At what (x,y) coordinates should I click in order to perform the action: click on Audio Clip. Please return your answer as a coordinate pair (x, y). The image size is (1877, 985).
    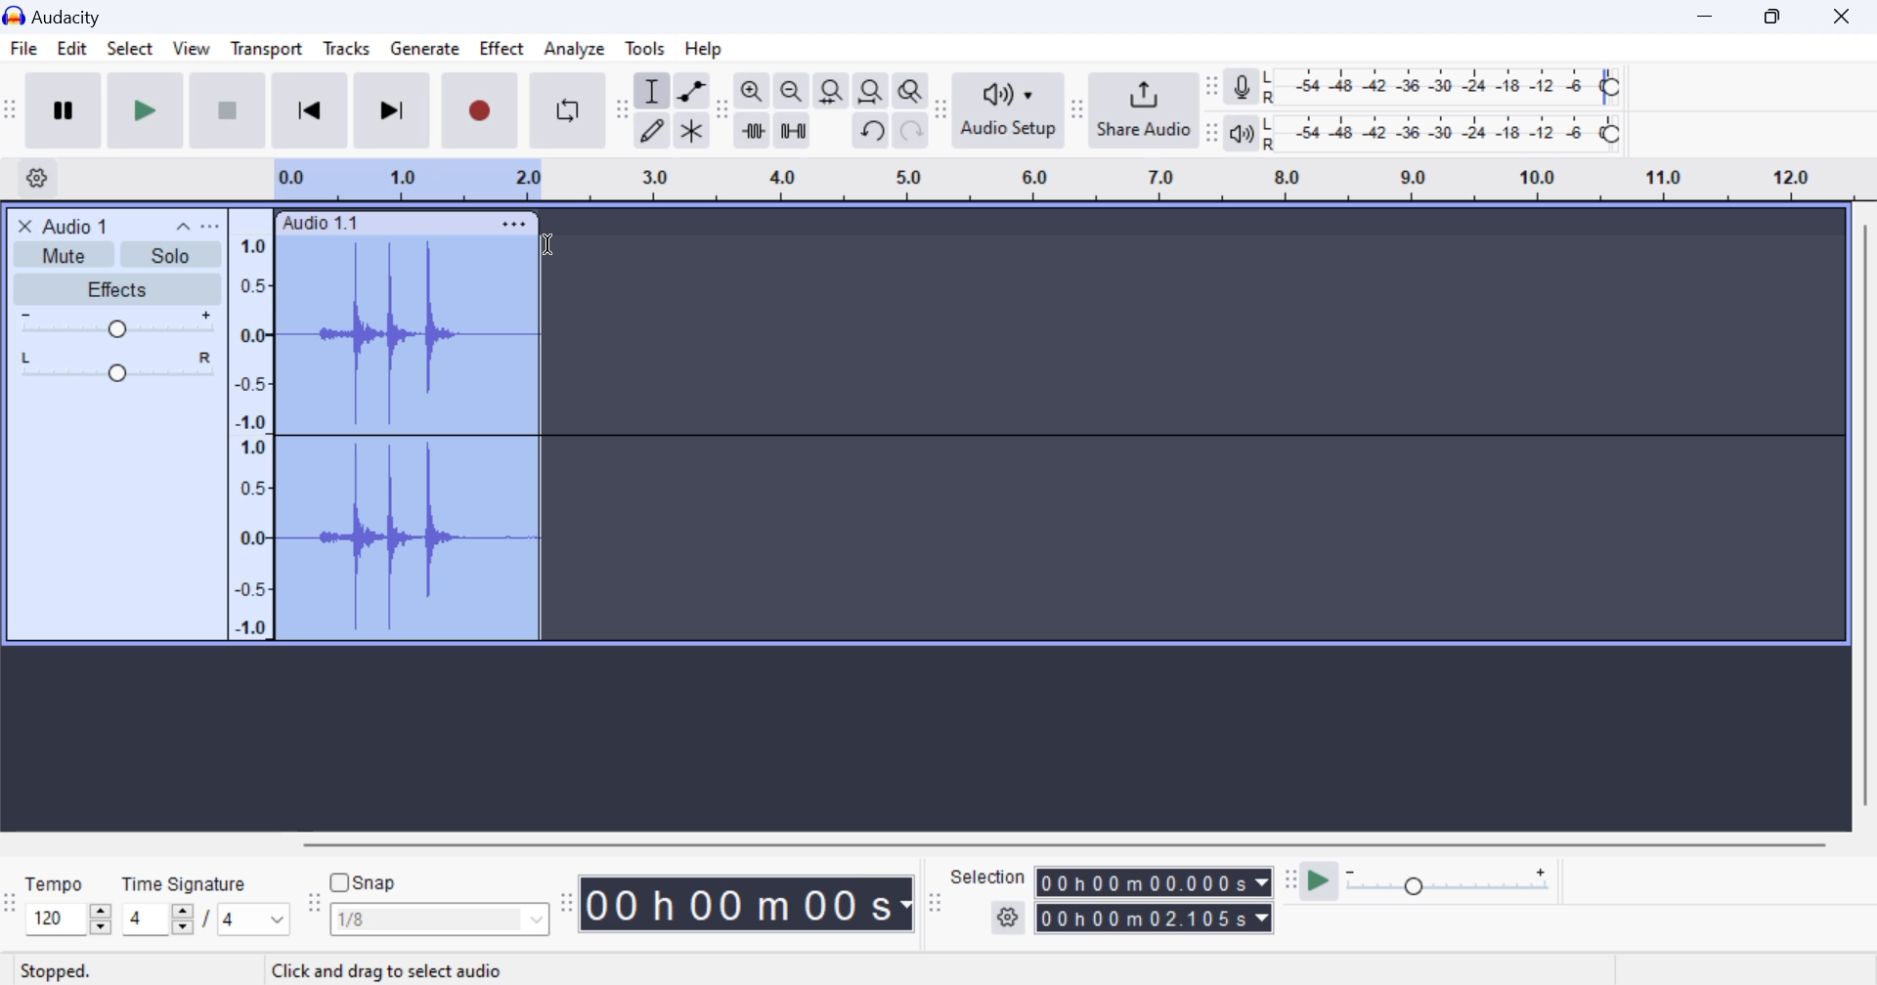
    Looking at the image, I should click on (406, 439).